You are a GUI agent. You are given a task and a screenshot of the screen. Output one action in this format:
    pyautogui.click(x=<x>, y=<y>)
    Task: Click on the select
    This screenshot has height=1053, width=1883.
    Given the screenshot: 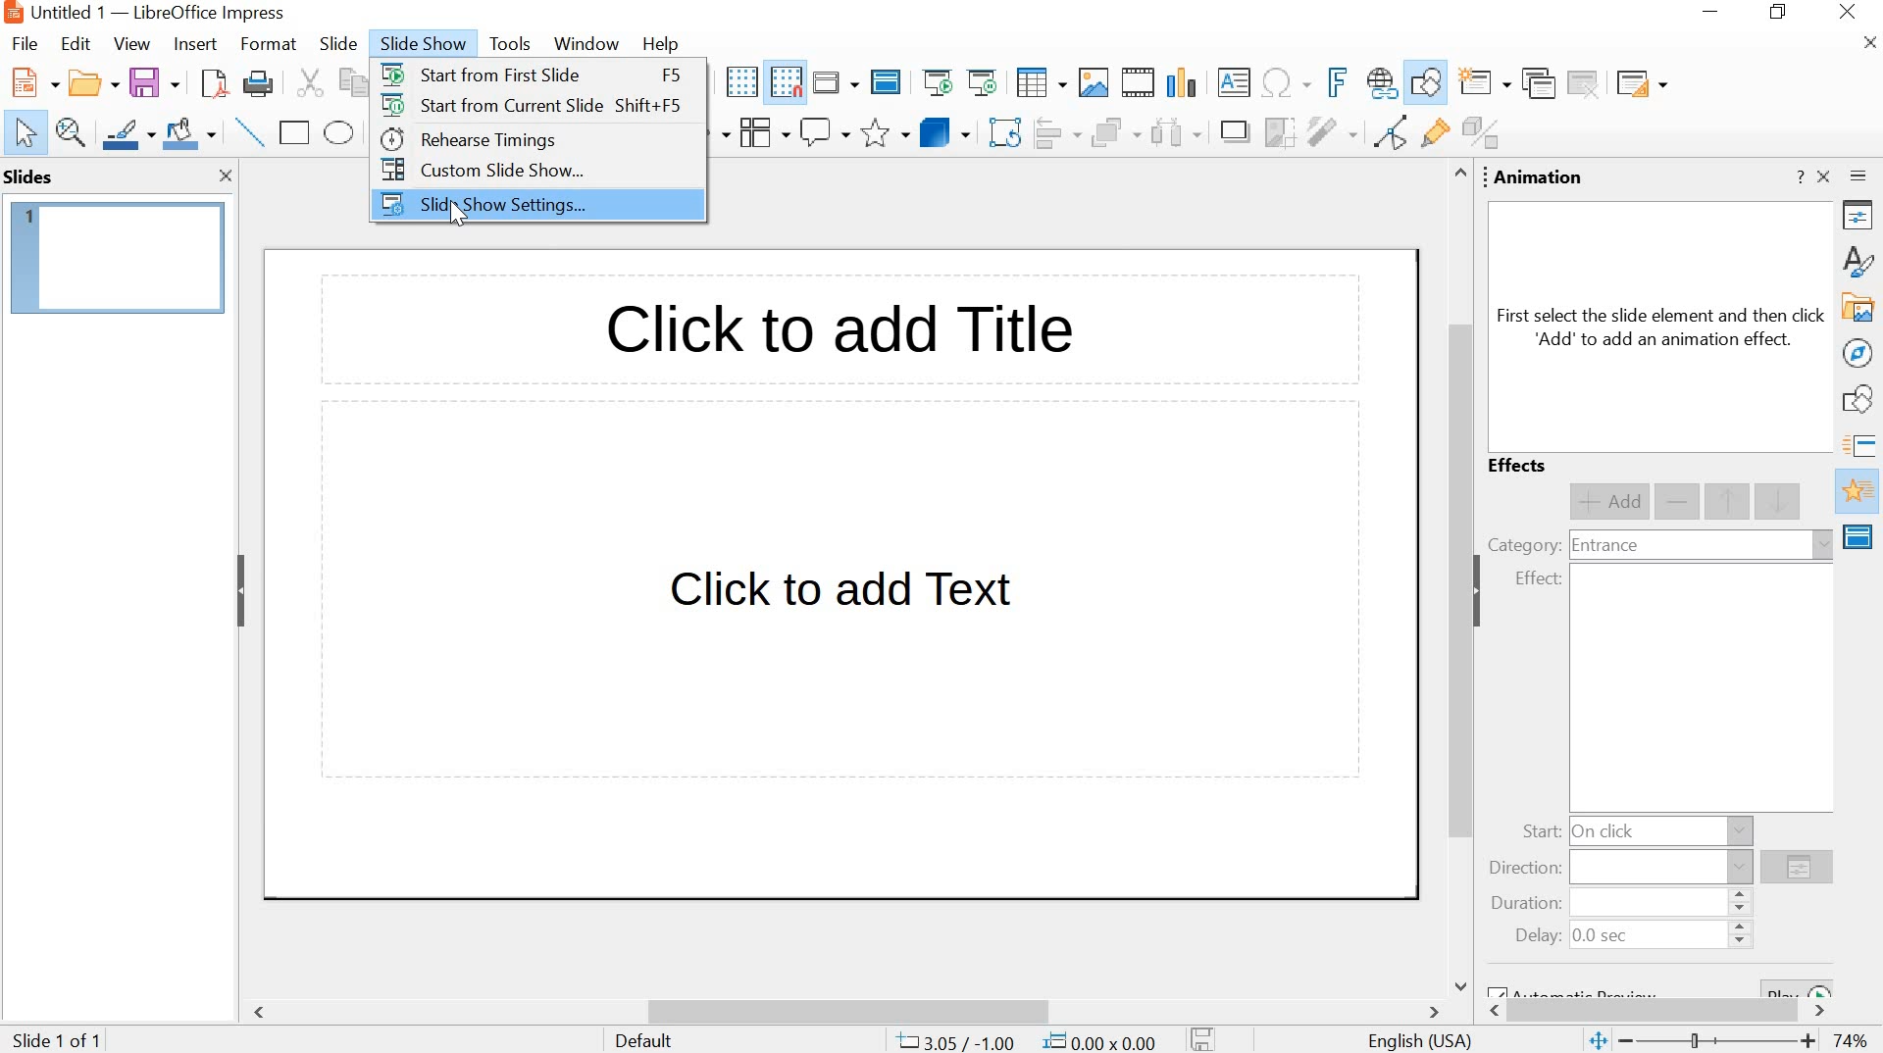 What is the action you would take?
    pyautogui.click(x=25, y=134)
    